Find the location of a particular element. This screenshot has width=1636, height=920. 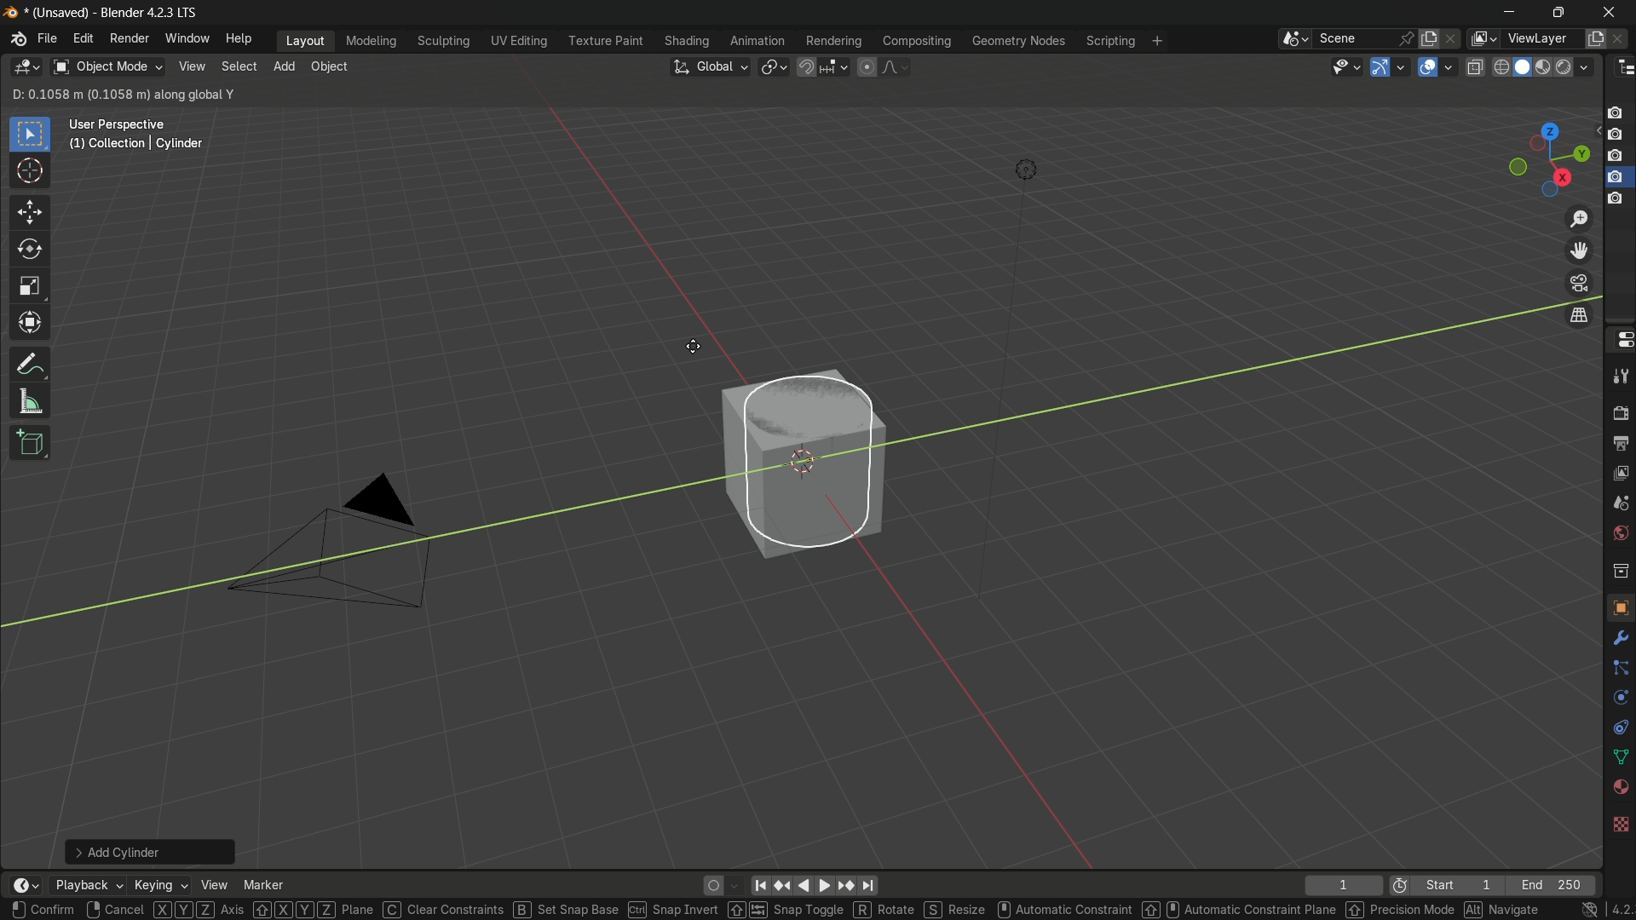

keying is located at coordinates (159, 885).